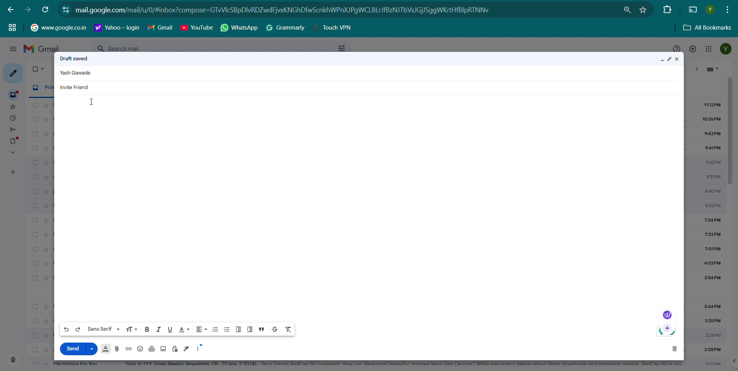 This screenshot has height=371, width=738. What do you see at coordinates (662, 60) in the screenshot?
I see `Minimize` at bounding box center [662, 60].